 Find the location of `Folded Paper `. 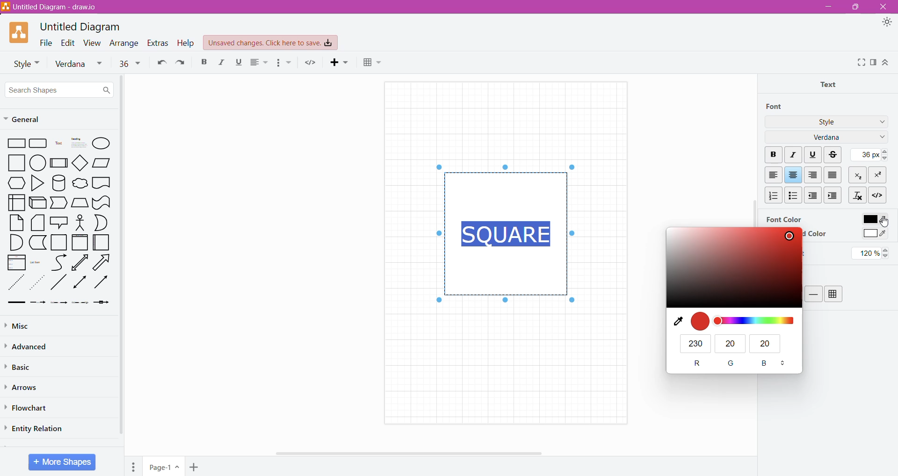

Folded Paper  is located at coordinates (102, 243).